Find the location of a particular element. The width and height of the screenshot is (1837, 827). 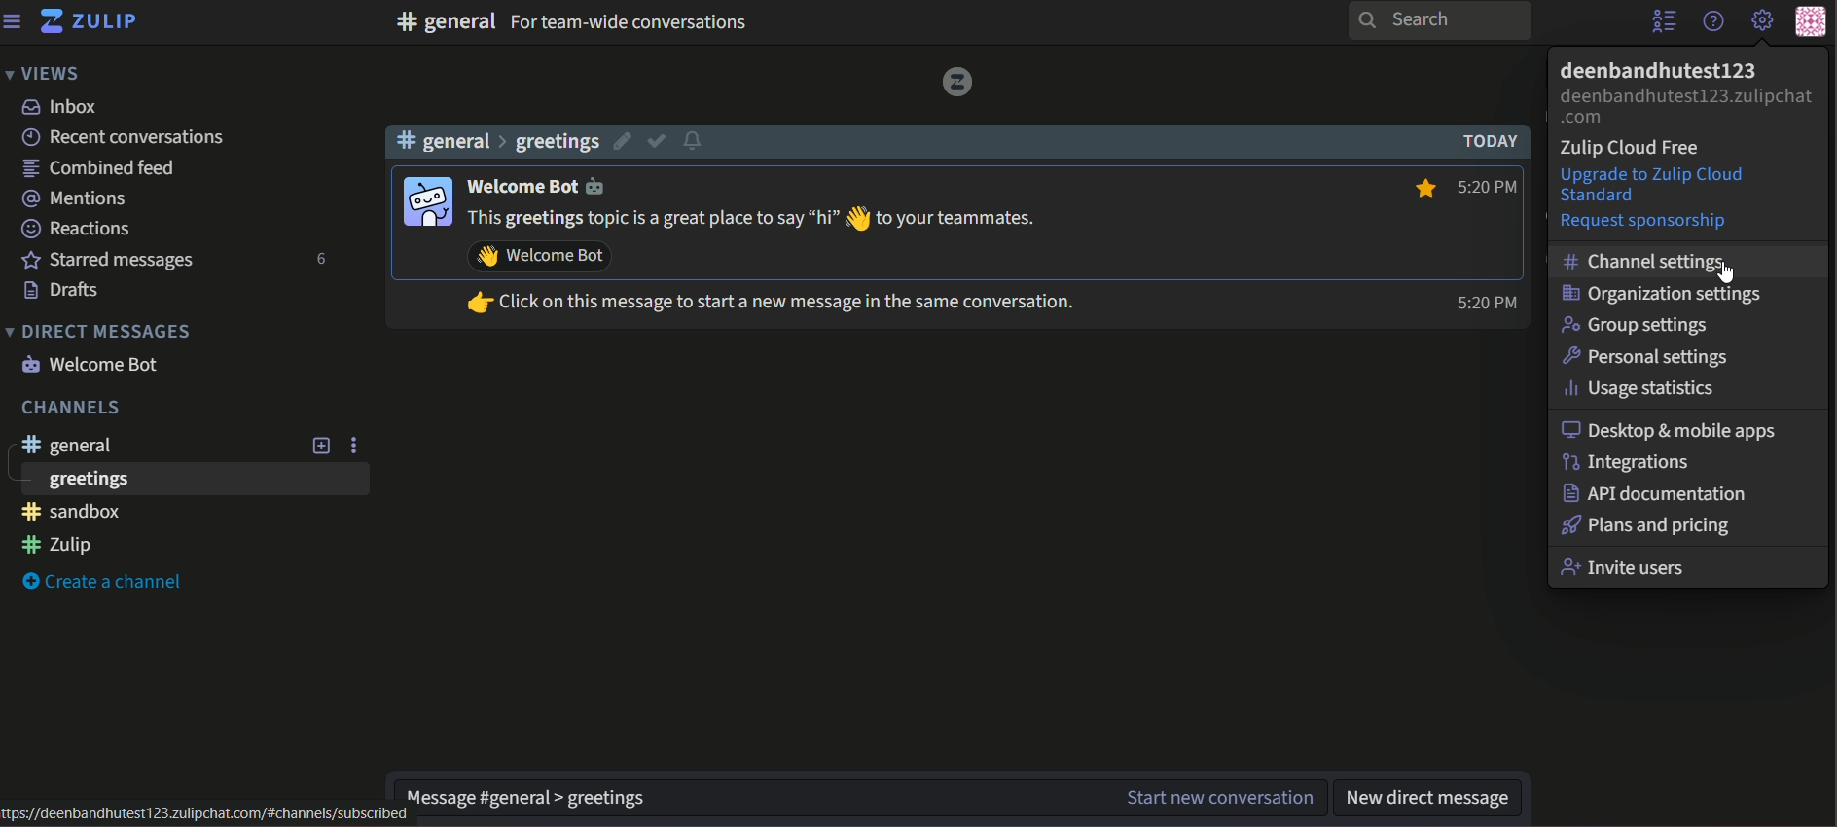

channel is located at coordinates (501, 142).